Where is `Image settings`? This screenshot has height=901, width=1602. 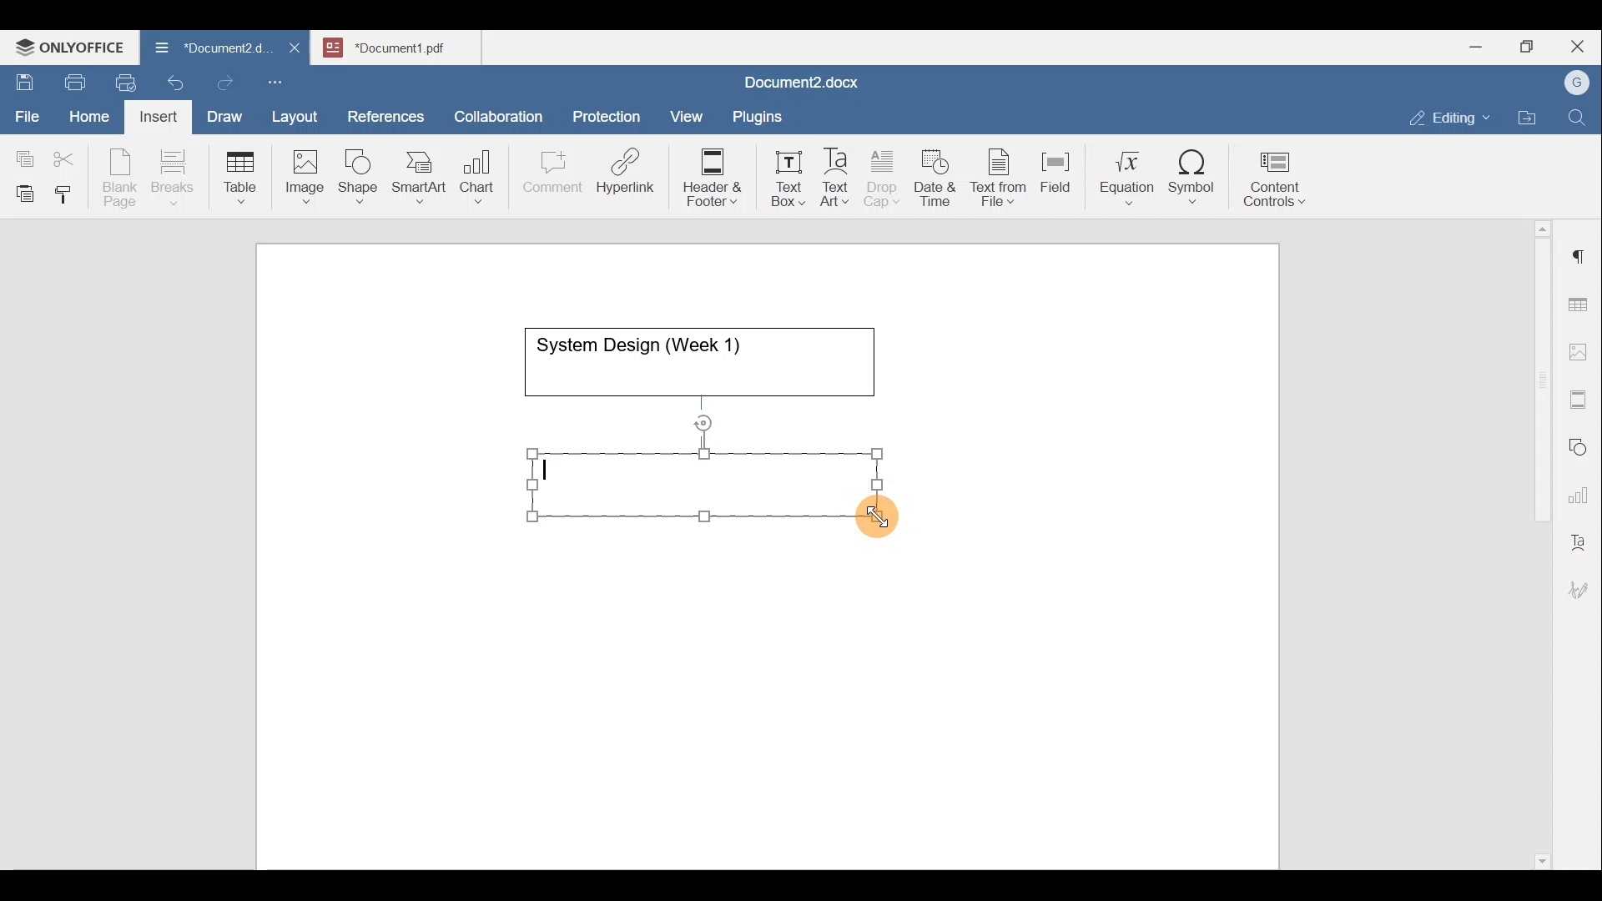 Image settings is located at coordinates (1581, 350).